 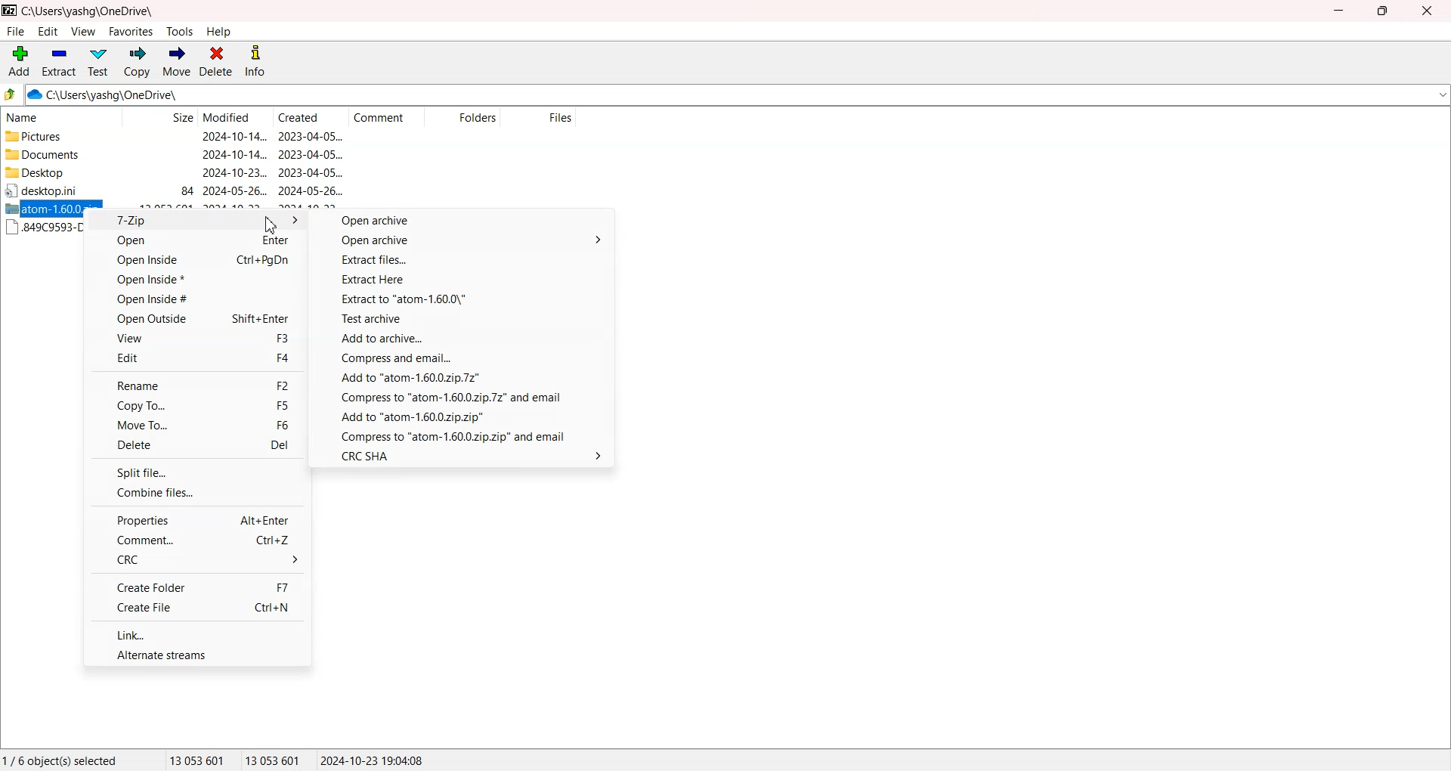 What do you see at coordinates (386, 118) in the screenshot?
I see `Comment` at bounding box center [386, 118].